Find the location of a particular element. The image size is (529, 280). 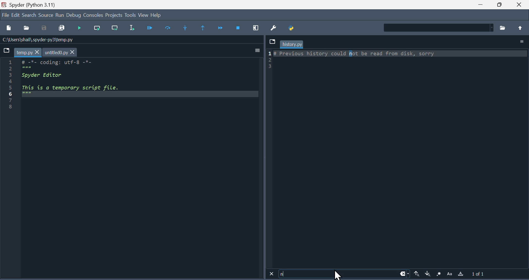

Search character count is located at coordinates (482, 274).